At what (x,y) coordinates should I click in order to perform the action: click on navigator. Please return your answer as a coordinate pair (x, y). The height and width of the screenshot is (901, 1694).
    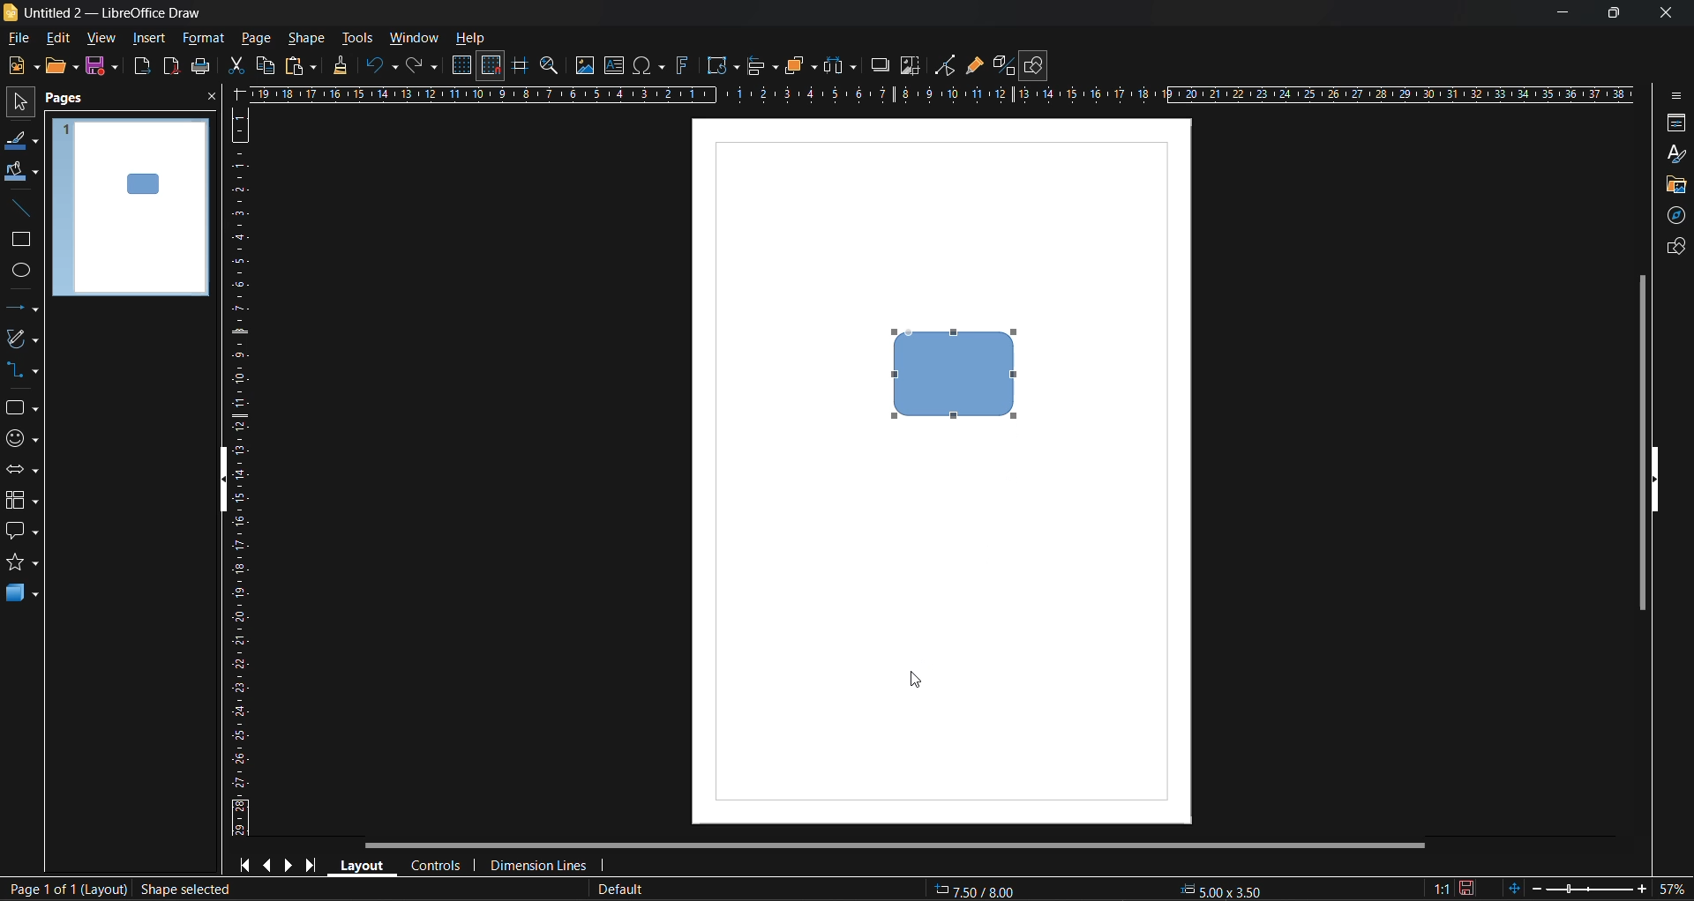
    Looking at the image, I should click on (1673, 218).